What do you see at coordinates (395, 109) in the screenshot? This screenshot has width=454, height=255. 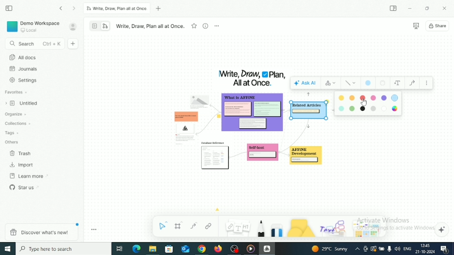 I see `Multicolor` at bounding box center [395, 109].